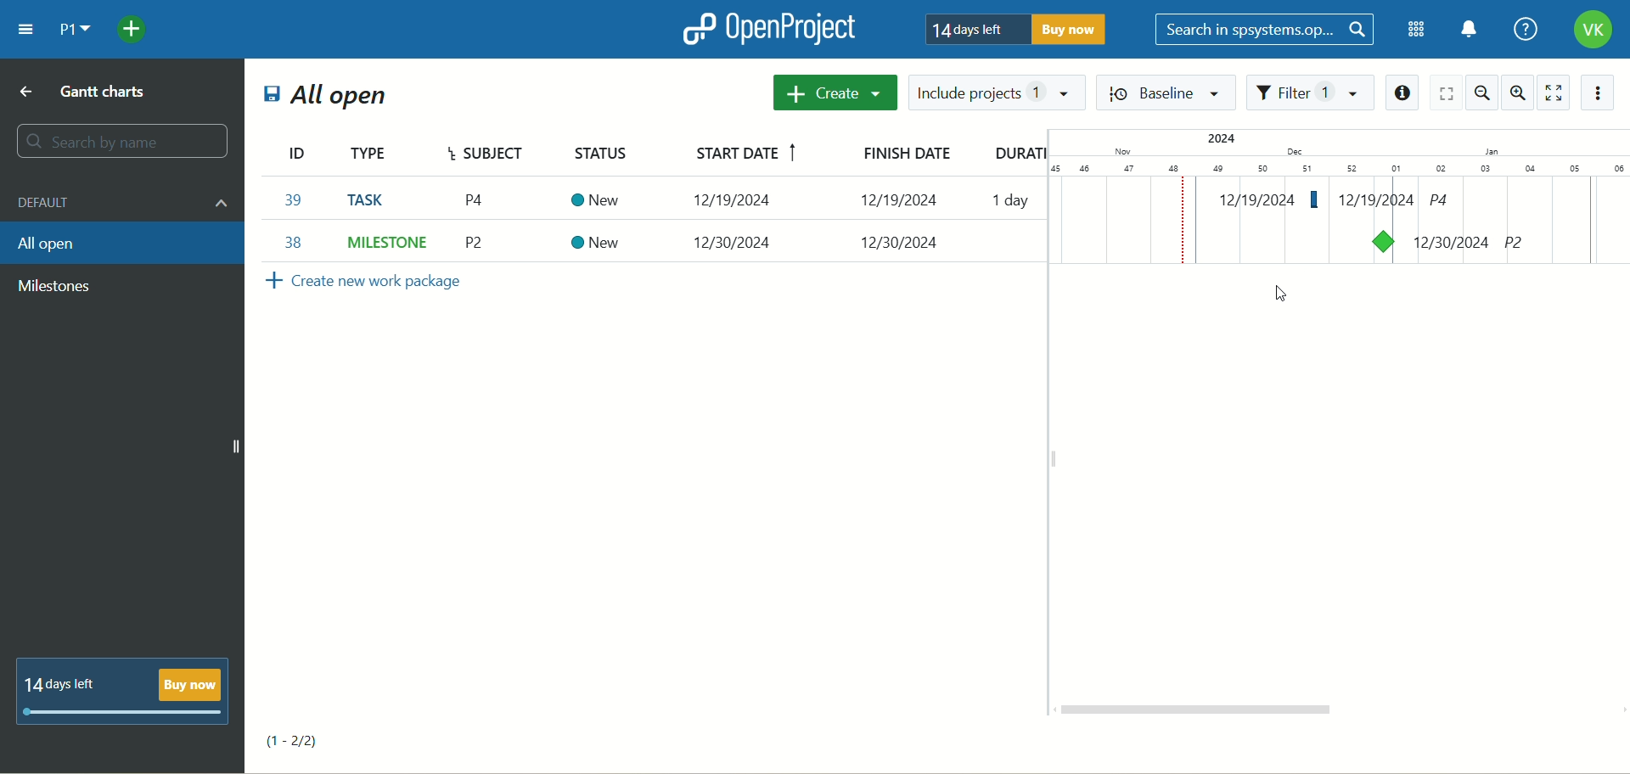  Describe the element at coordinates (900, 242) in the screenshot. I see `-` at that location.